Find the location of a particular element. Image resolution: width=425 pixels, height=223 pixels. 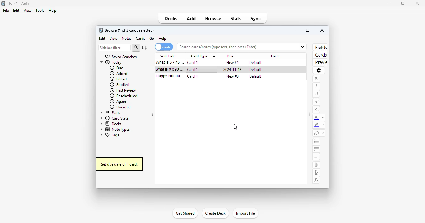

bold is located at coordinates (316, 79).